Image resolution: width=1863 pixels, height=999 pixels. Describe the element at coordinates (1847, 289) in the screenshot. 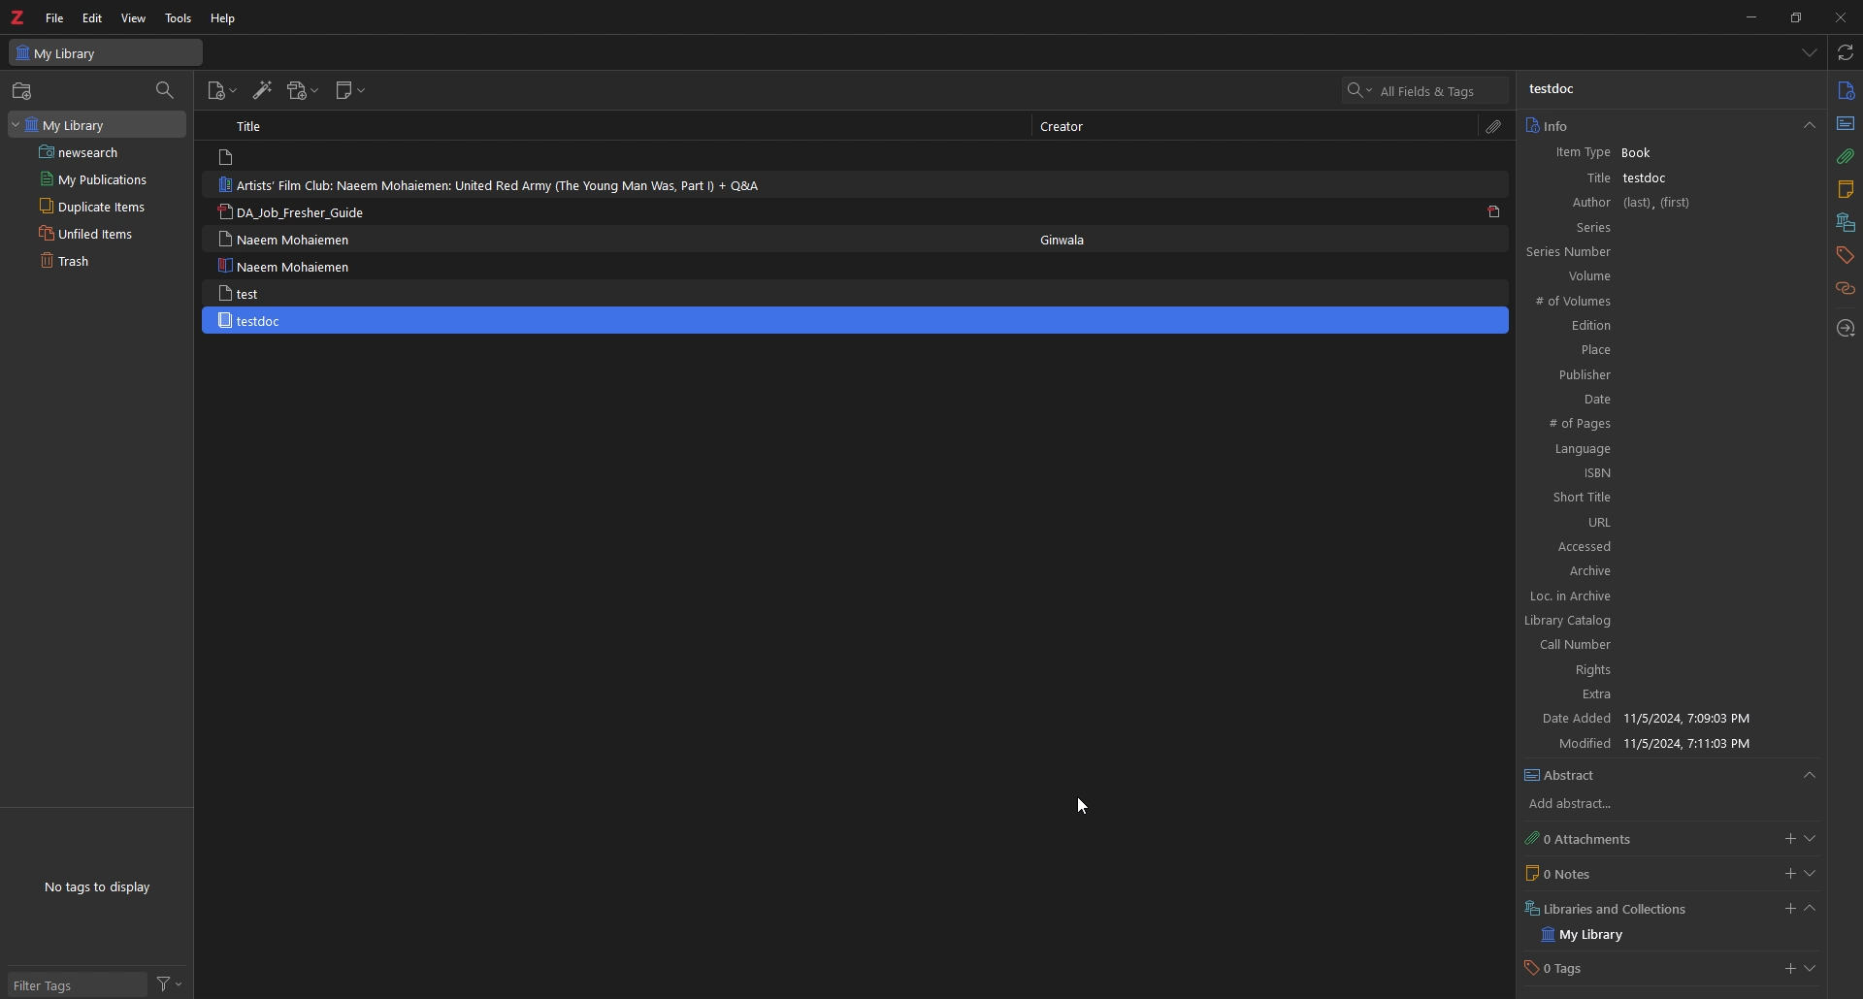

I see `related` at that location.